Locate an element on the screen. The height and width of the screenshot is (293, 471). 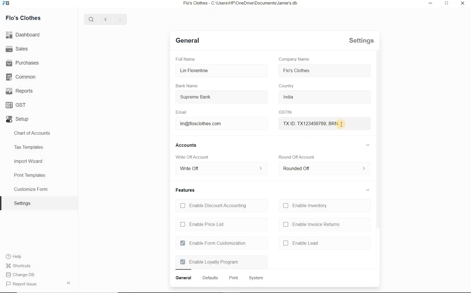
accounts is located at coordinates (188, 145).